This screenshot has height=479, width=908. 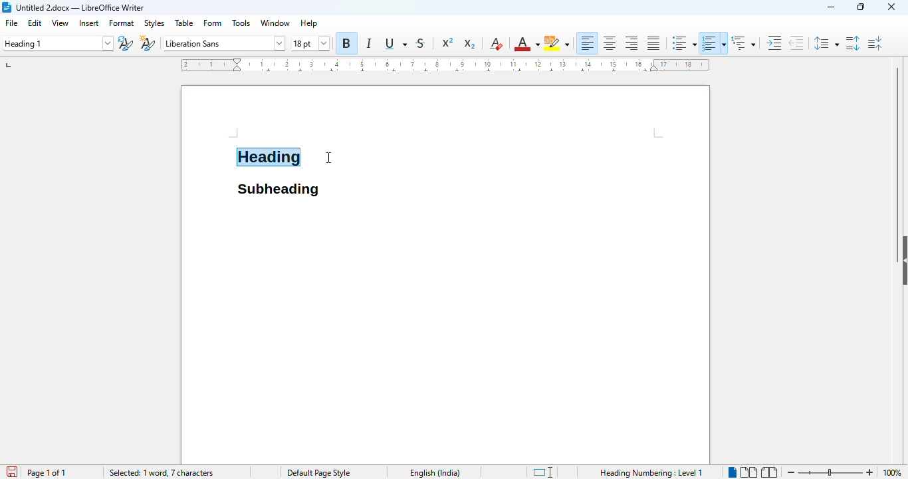 I want to click on close, so click(x=891, y=6).